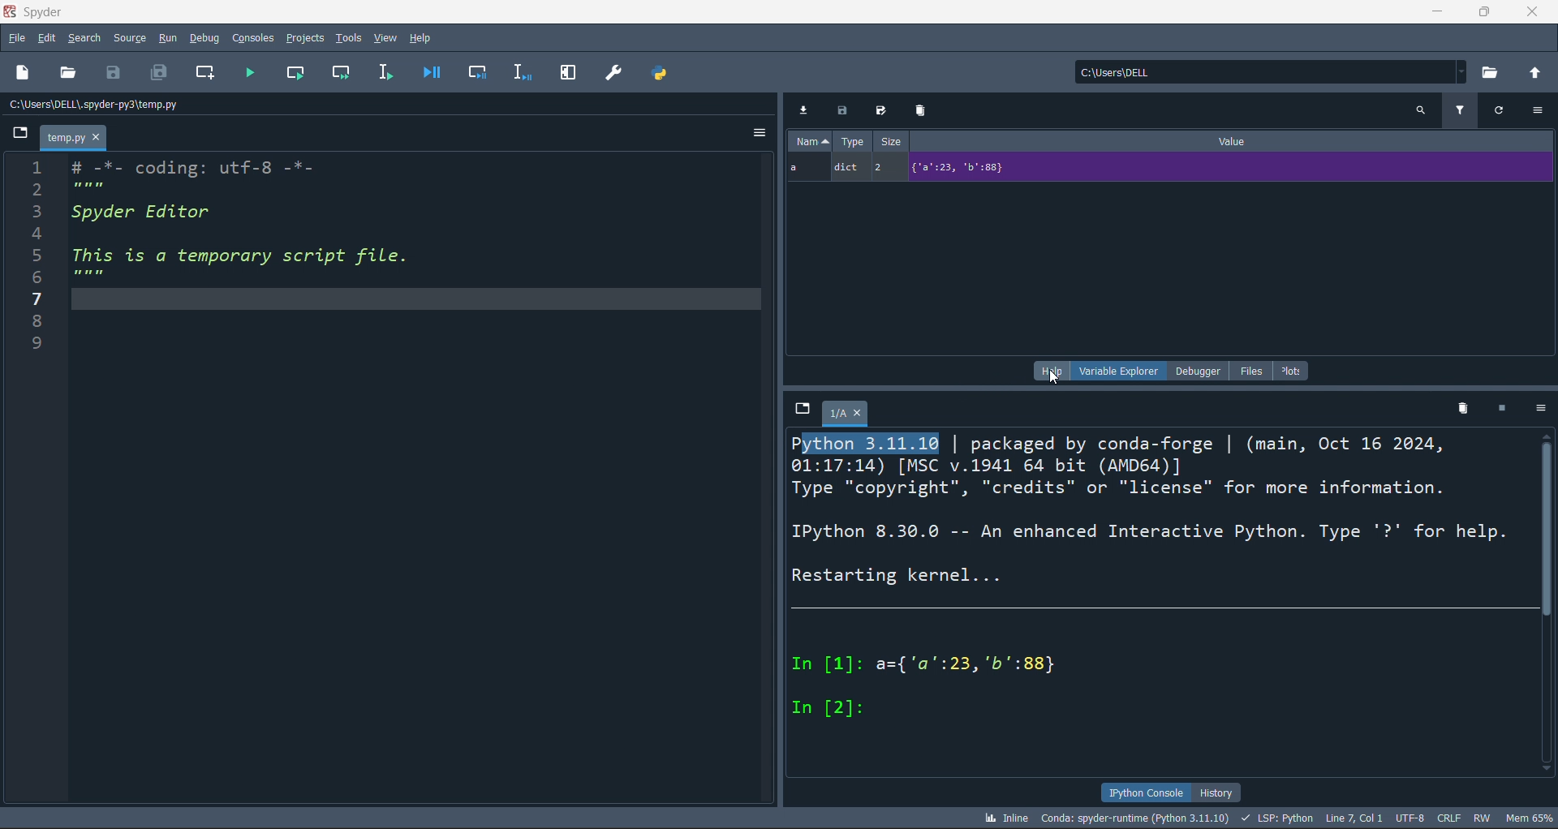 This screenshot has height=829, width=1558. I want to click on run line, so click(381, 71).